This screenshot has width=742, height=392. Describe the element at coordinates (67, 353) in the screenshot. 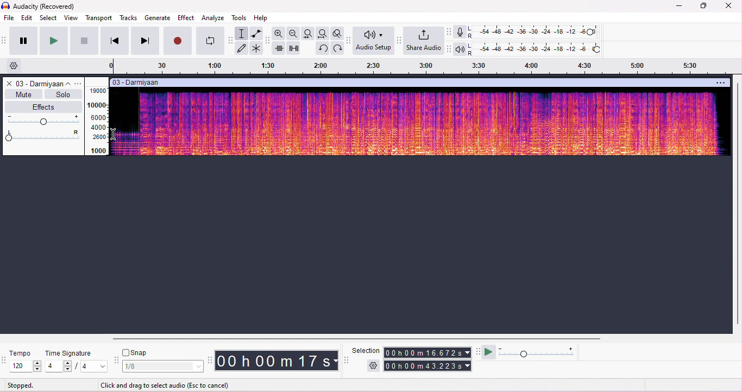

I see `time signature` at that location.